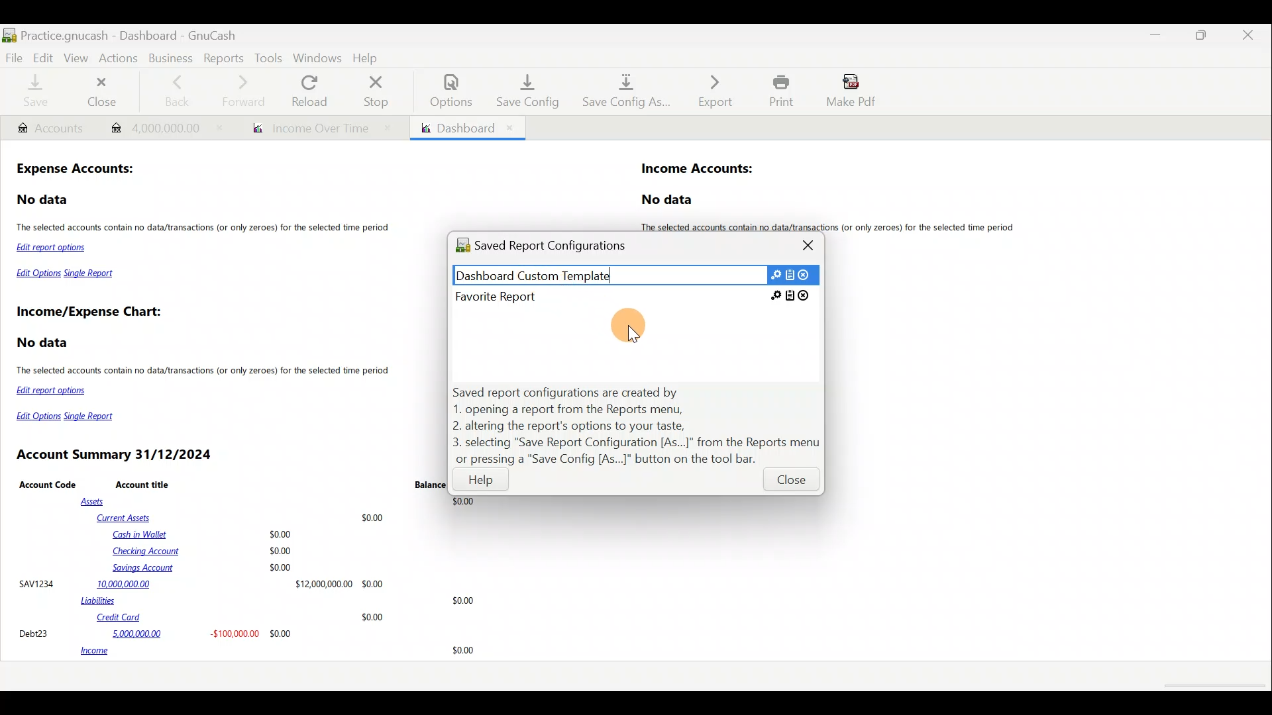 The image size is (1272, 715). I want to click on Actions, so click(121, 62).